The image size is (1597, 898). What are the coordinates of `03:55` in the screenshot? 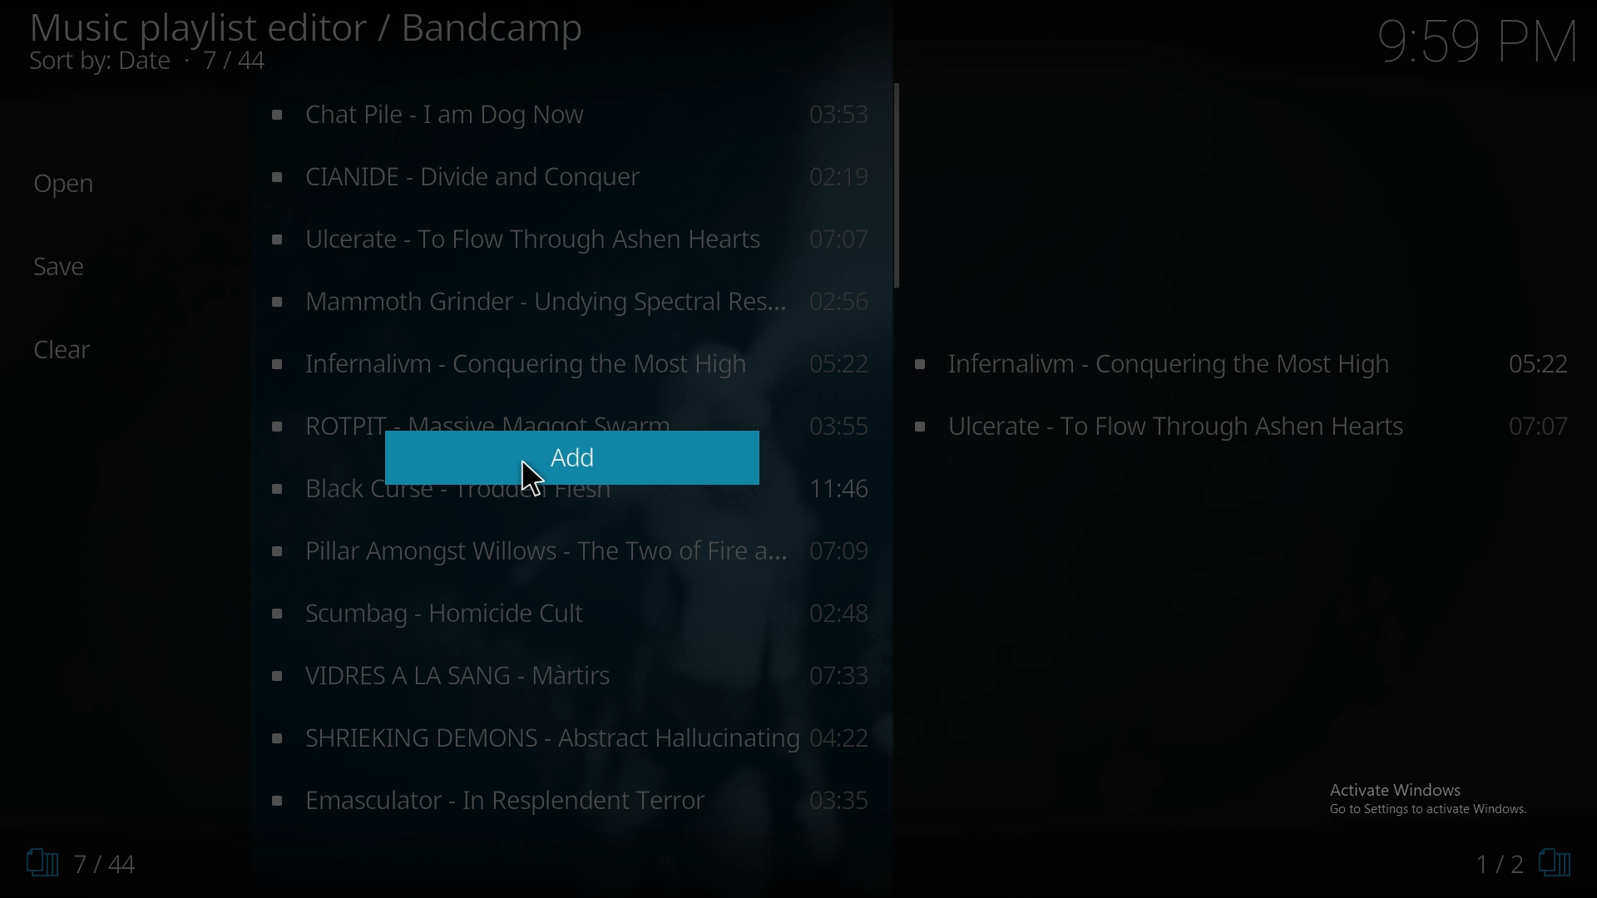 It's located at (832, 428).